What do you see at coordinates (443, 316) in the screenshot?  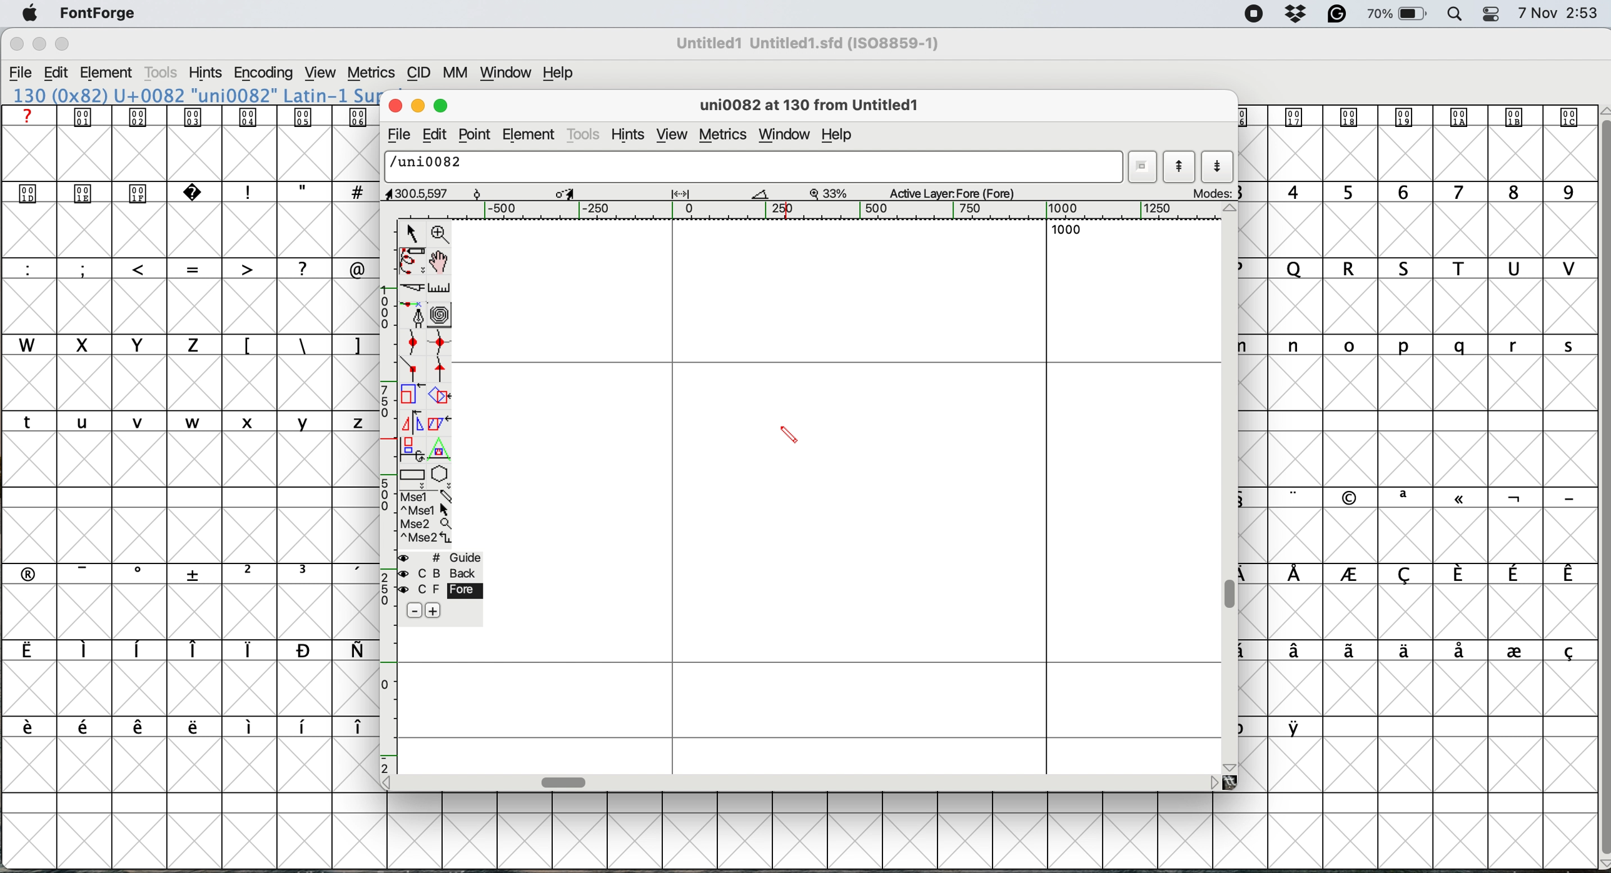 I see `change whether spiro is active or not` at bounding box center [443, 316].